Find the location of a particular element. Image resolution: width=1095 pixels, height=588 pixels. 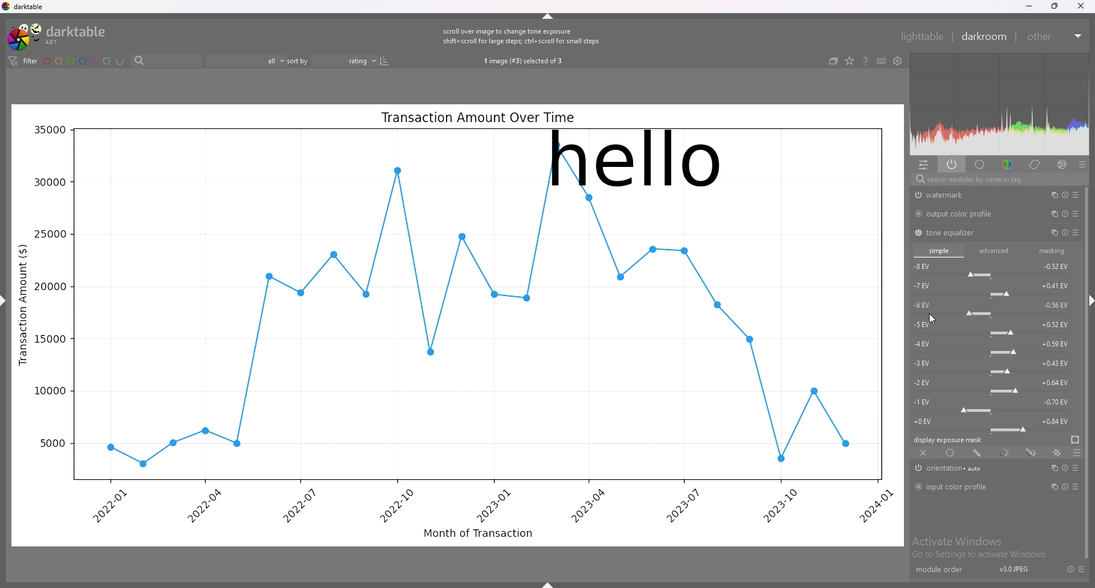

2022-10 is located at coordinates (395, 505).